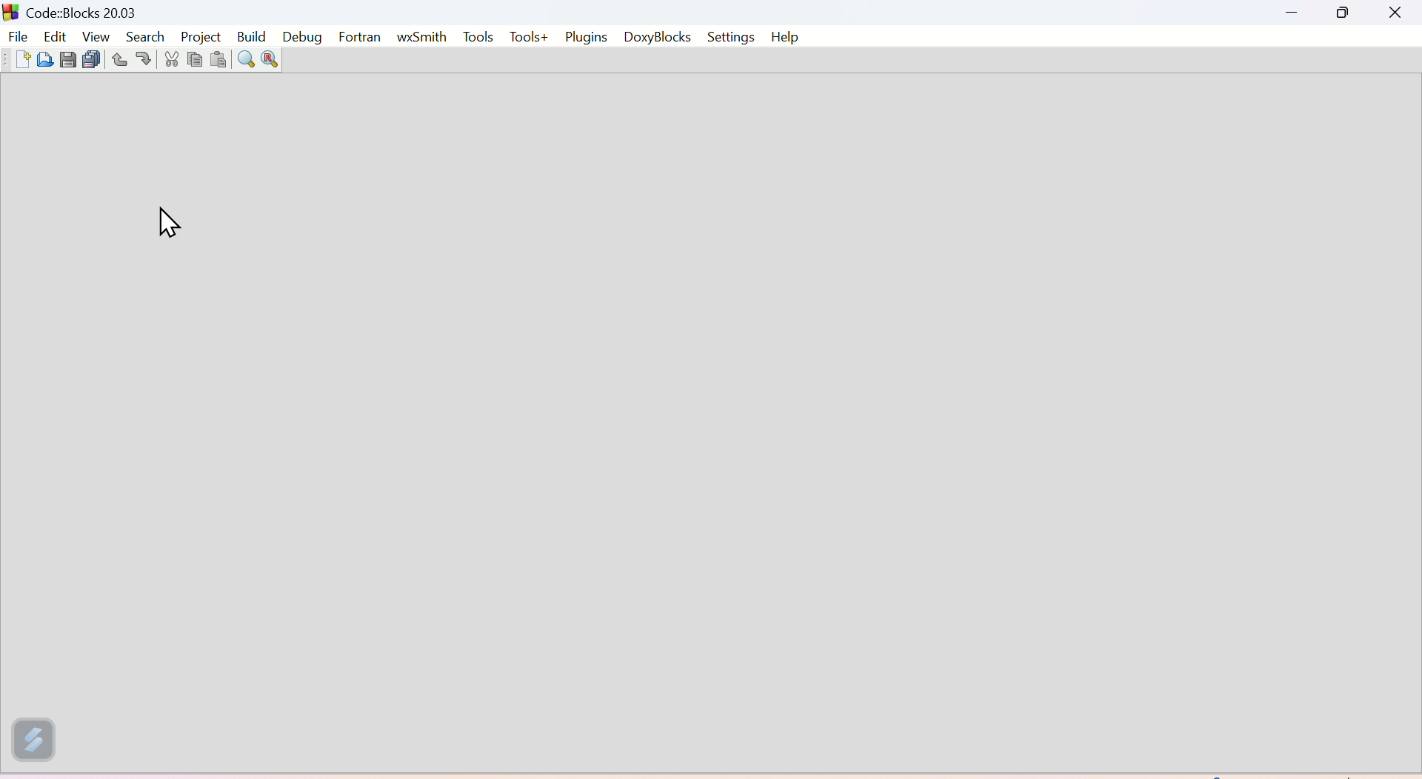 This screenshot has height=779, width=1422. I want to click on , so click(55, 36).